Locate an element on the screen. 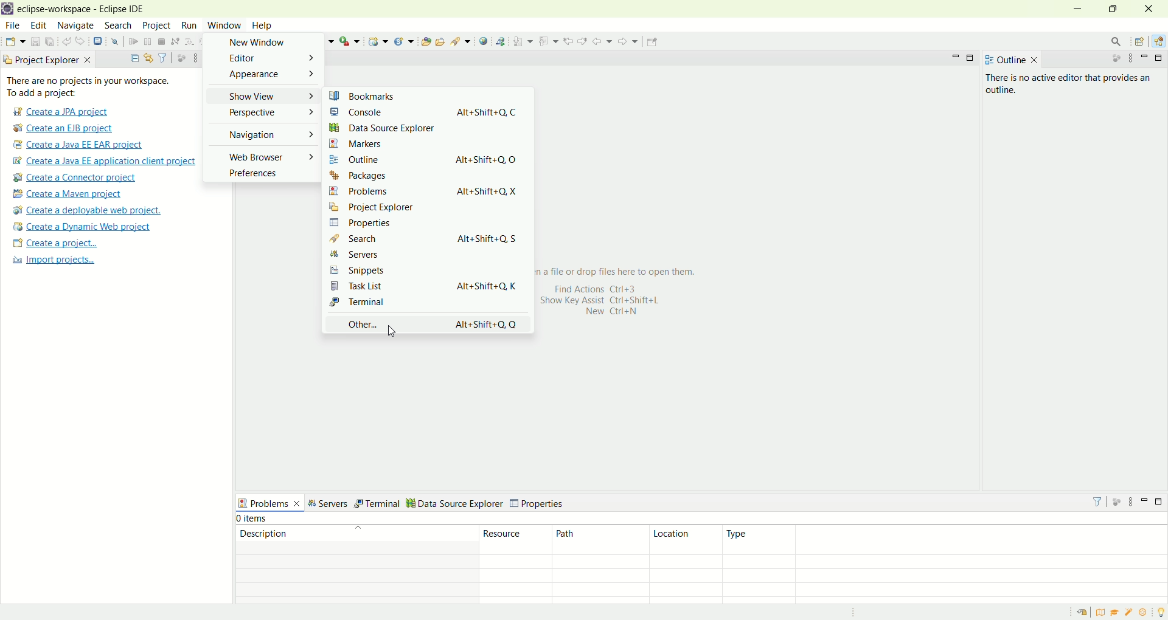 This screenshot has height=620, width=1168. location is located at coordinates (686, 539).